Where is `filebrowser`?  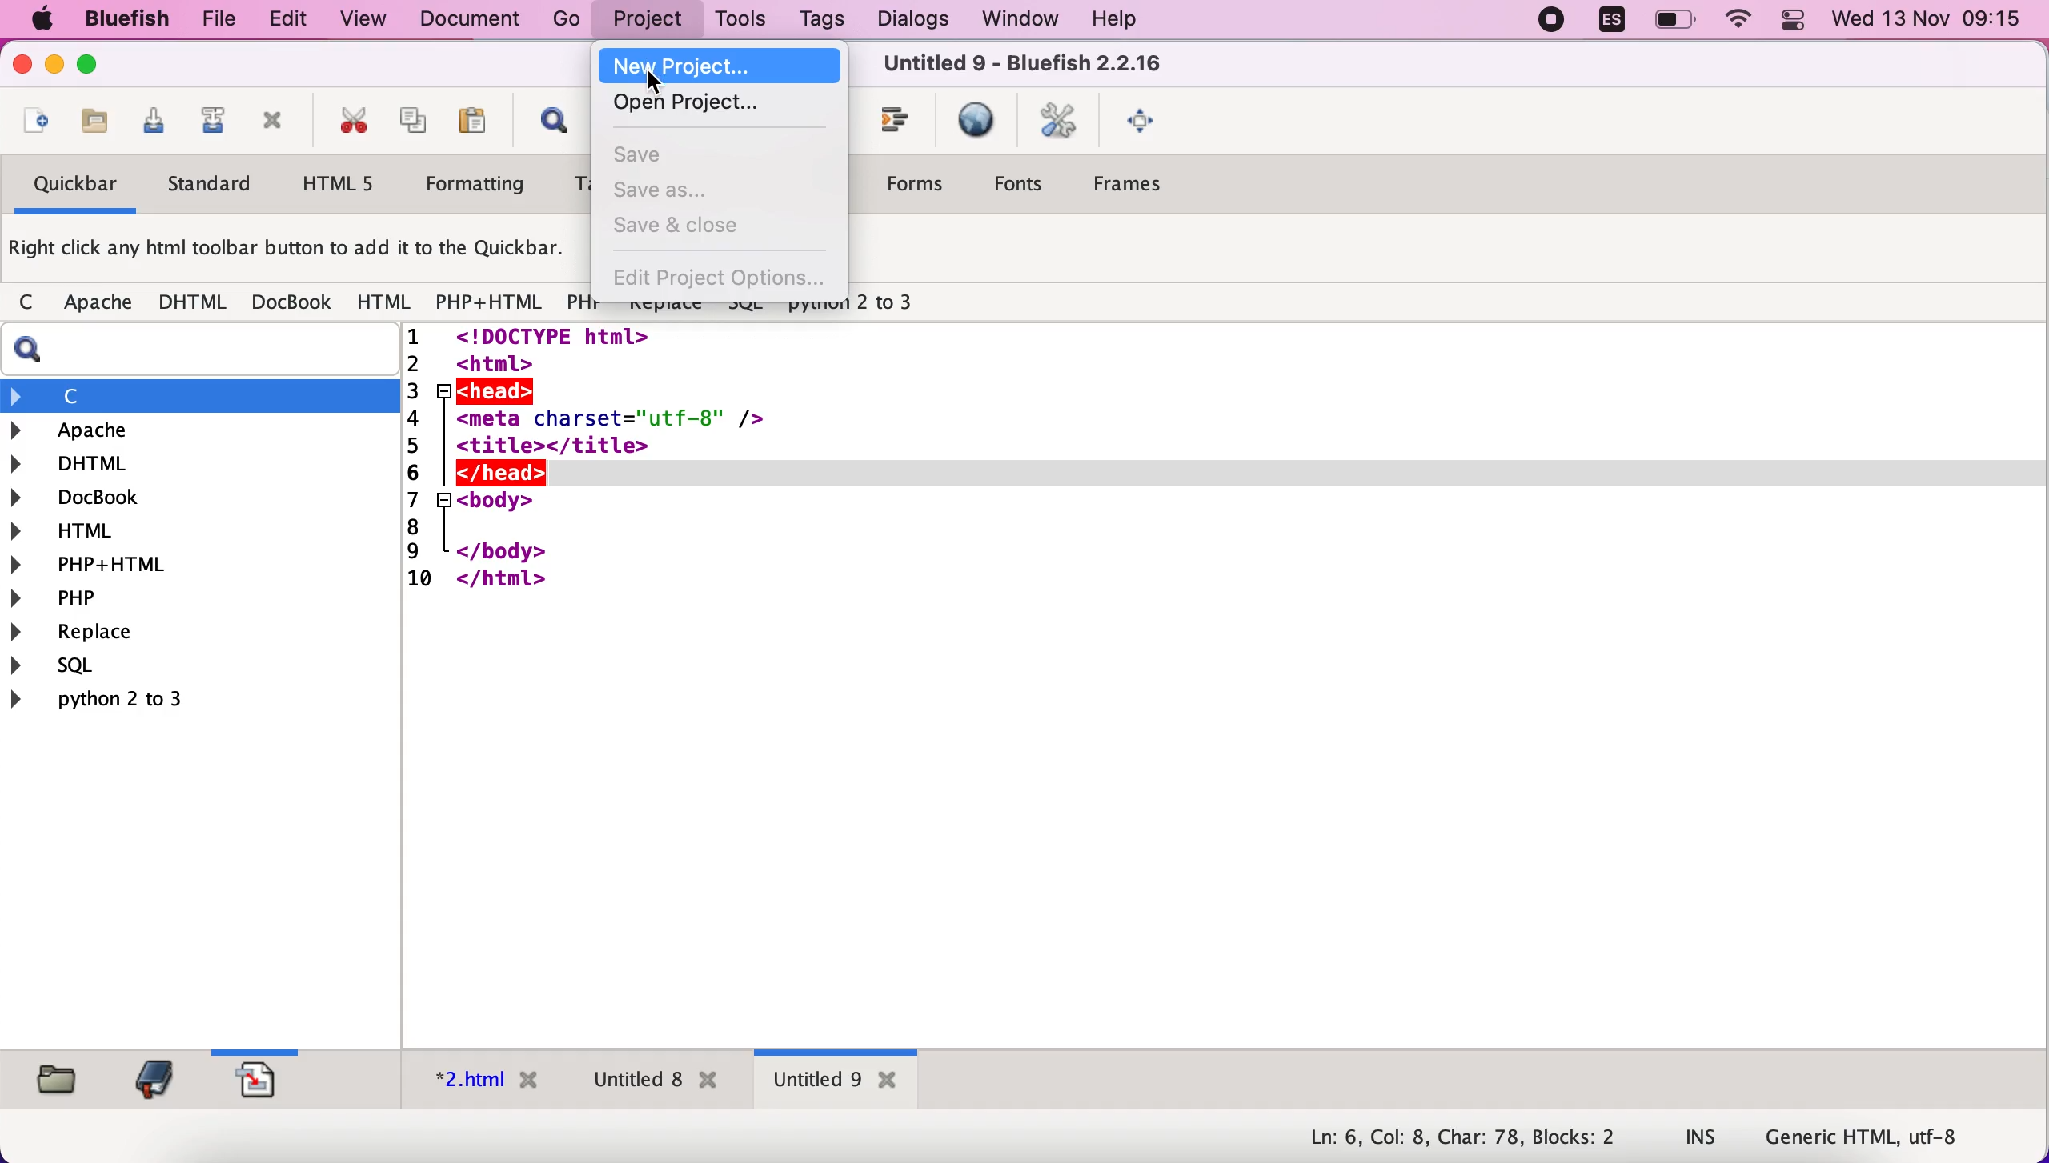
filebrowser is located at coordinates (51, 1077).